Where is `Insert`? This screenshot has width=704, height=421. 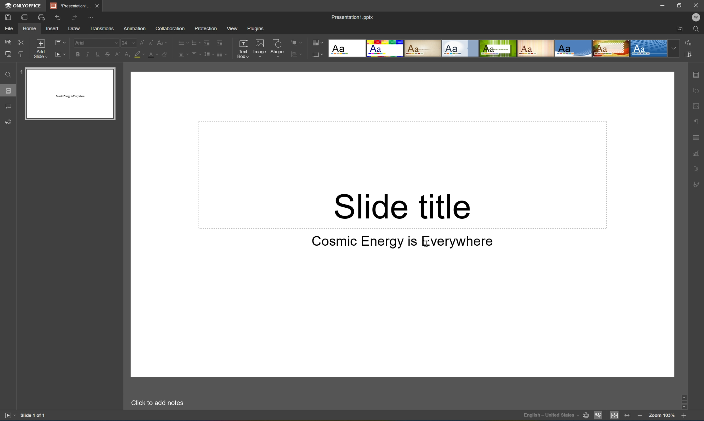
Insert is located at coordinates (53, 29).